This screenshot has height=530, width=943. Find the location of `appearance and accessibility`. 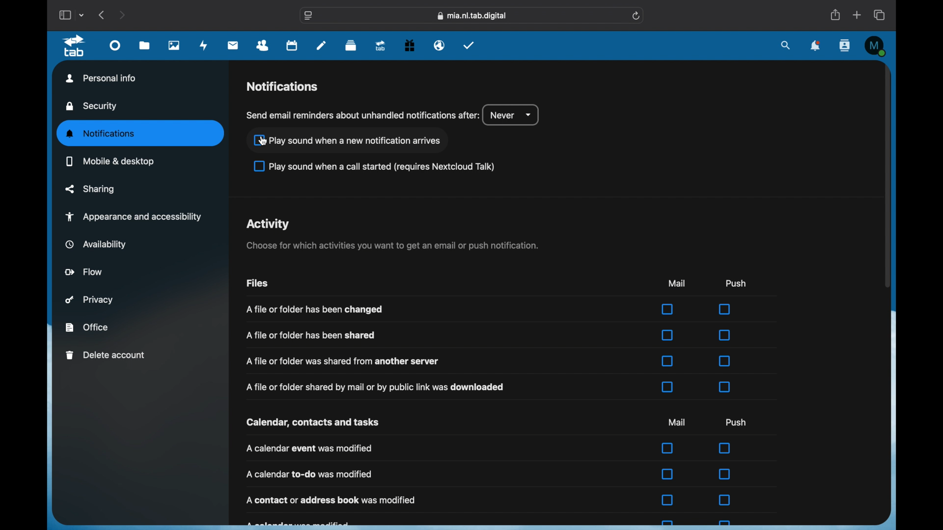

appearance and accessibility is located at coordinates (133, 217).